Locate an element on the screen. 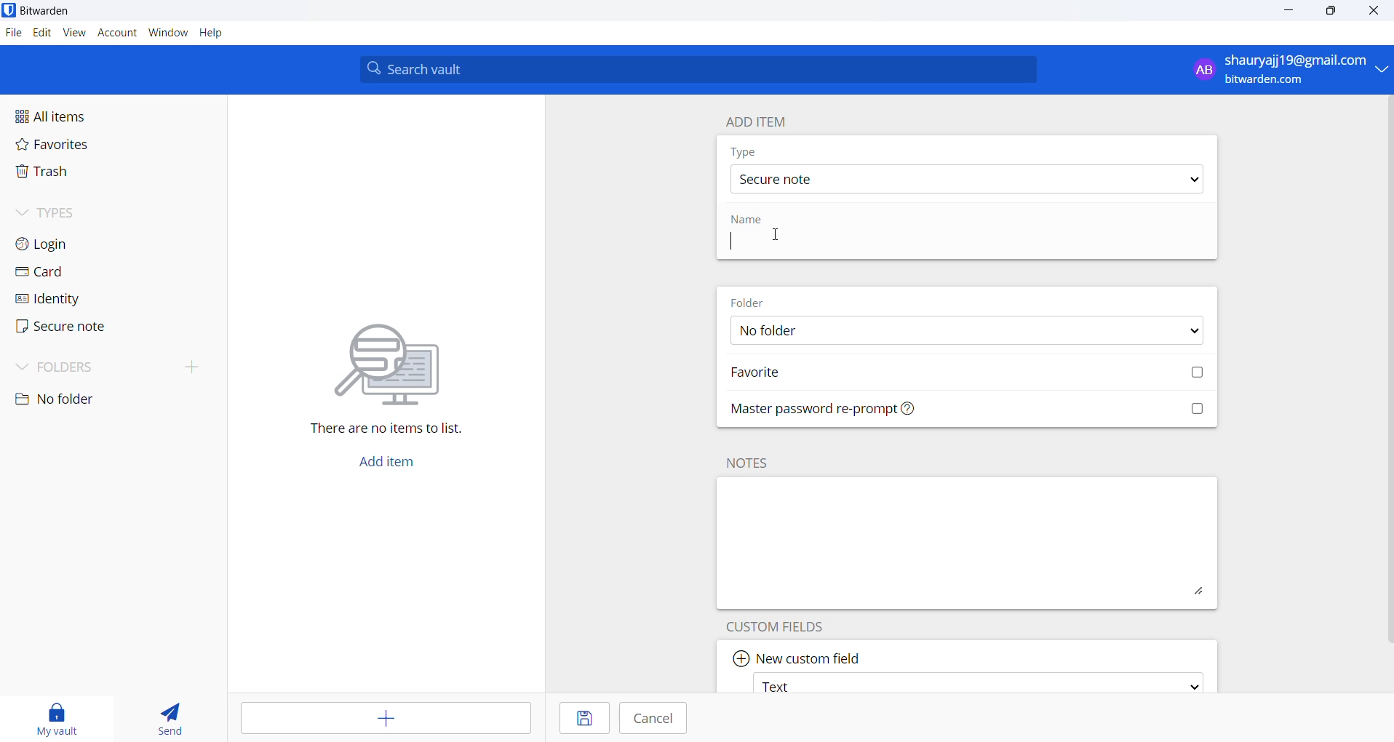 The image size is (1394, 742). account is located at coordinates (118, 33).